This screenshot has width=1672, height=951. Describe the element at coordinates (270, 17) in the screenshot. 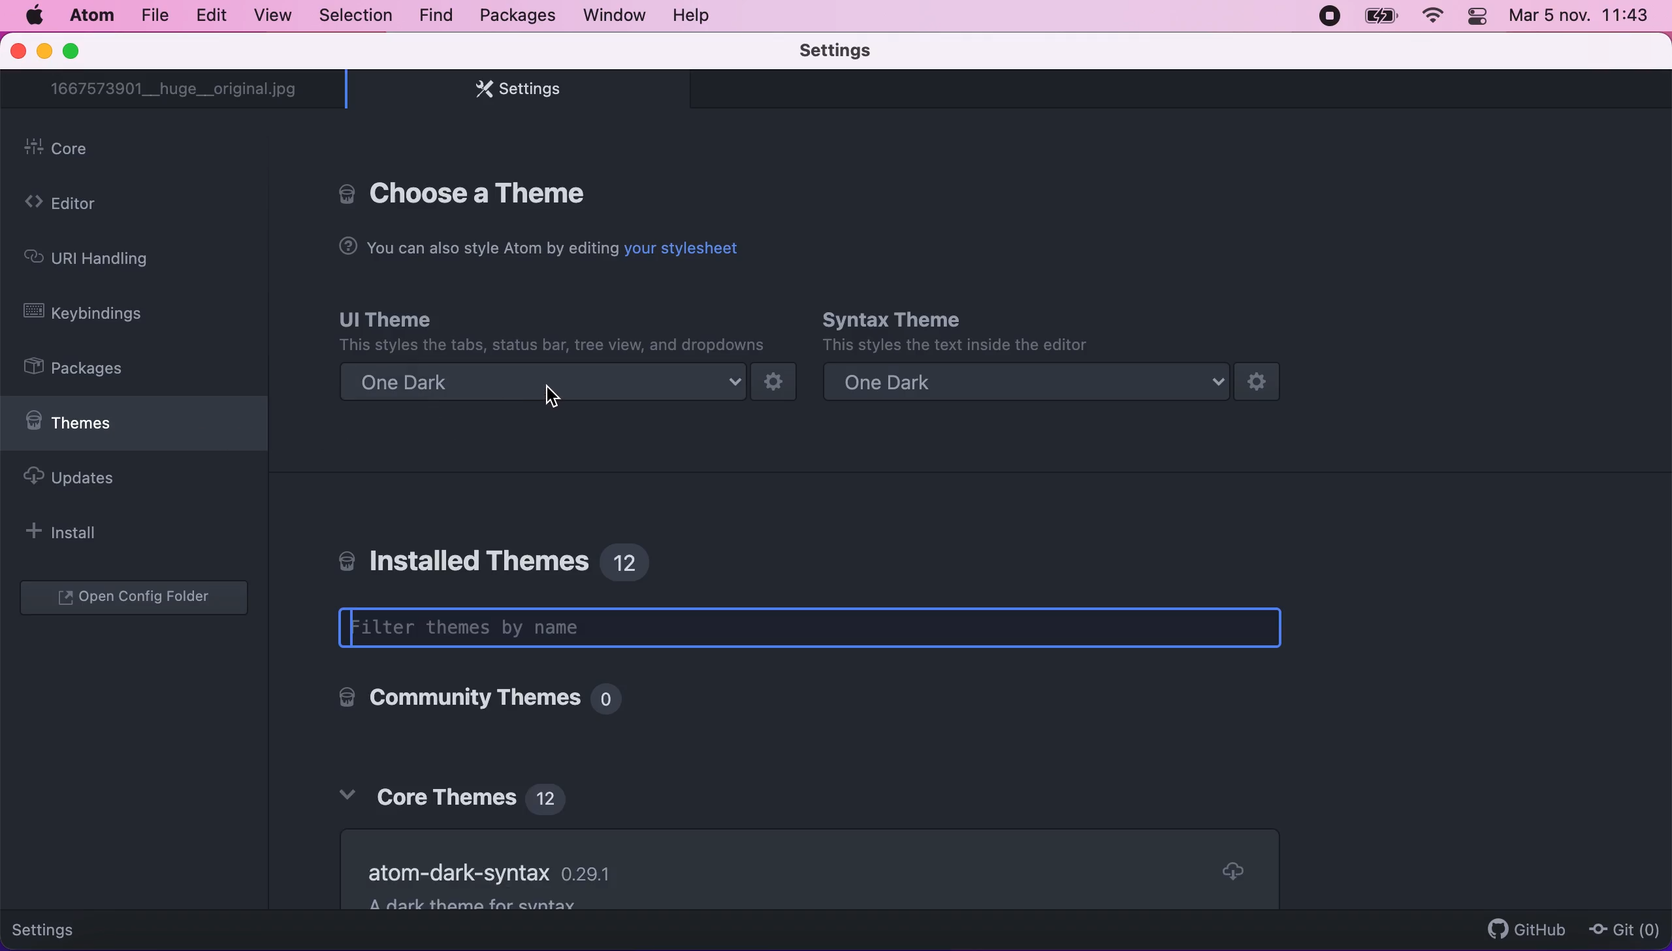

I see `view` at that location.